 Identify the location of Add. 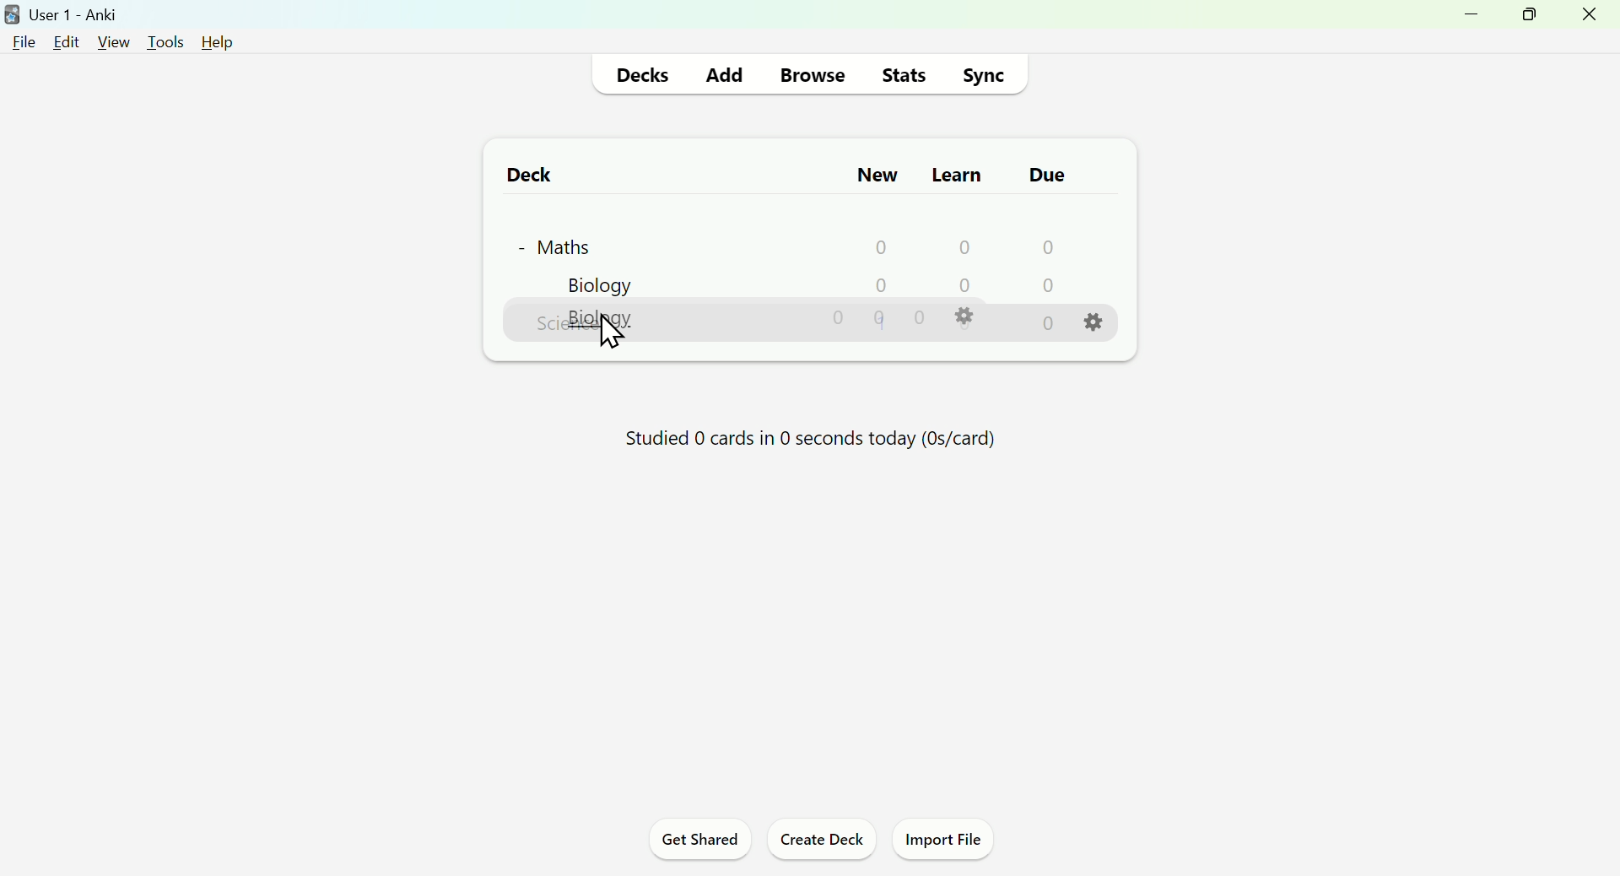
(724, 74).